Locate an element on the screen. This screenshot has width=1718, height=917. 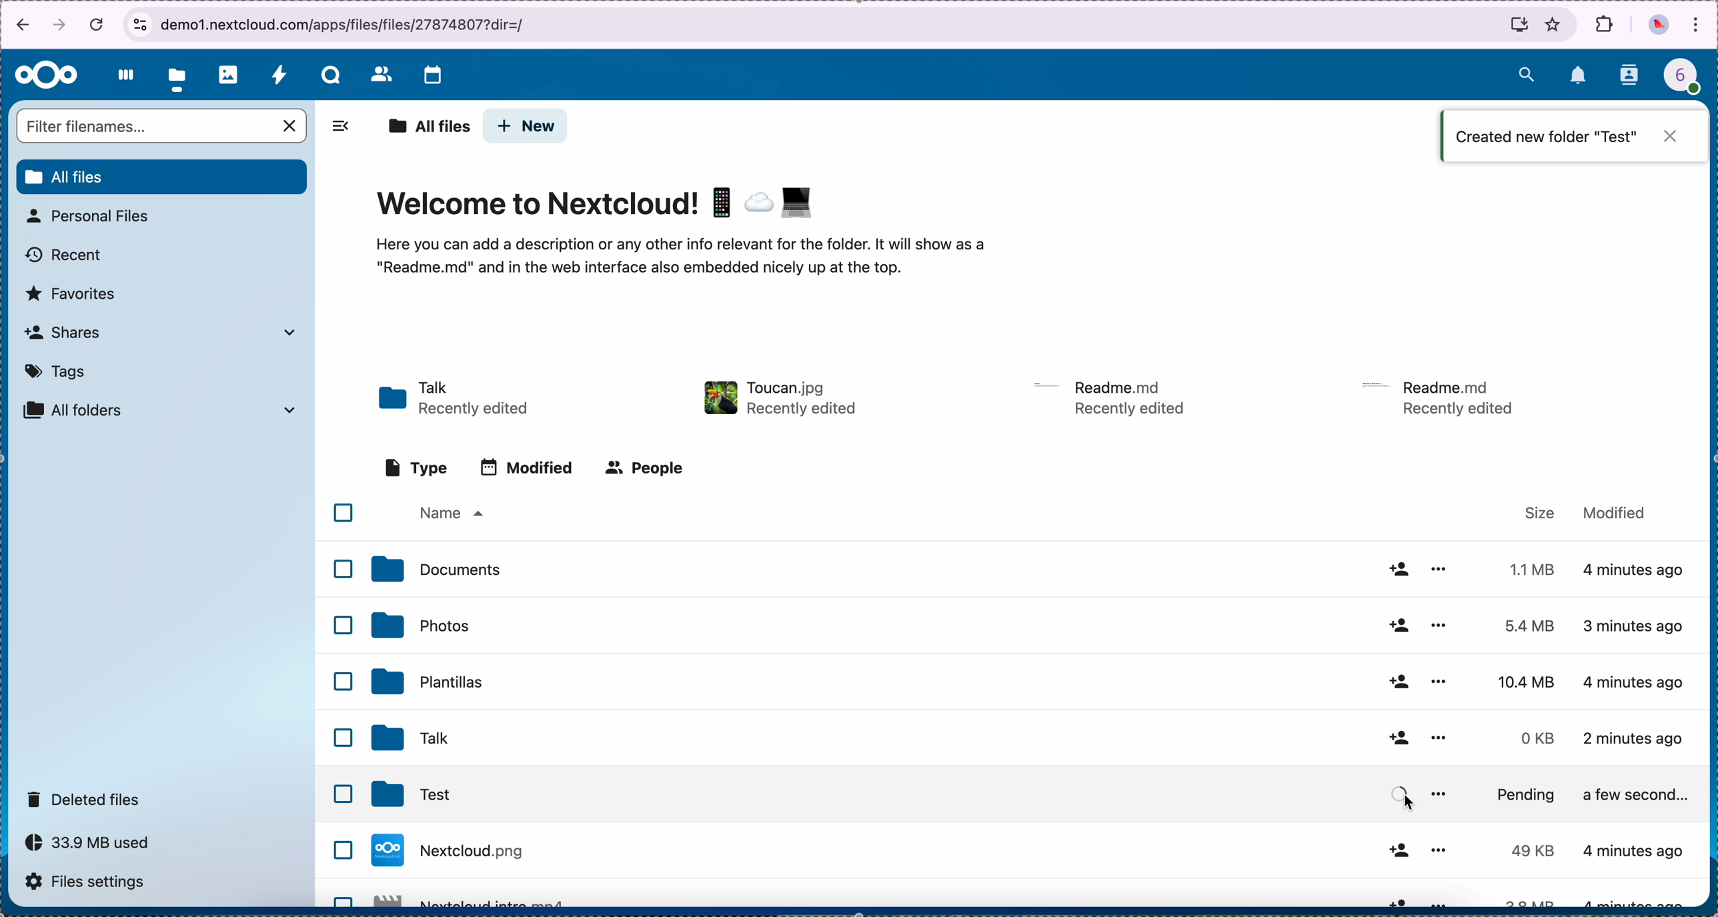
share is located at coordinates (1398, 794).